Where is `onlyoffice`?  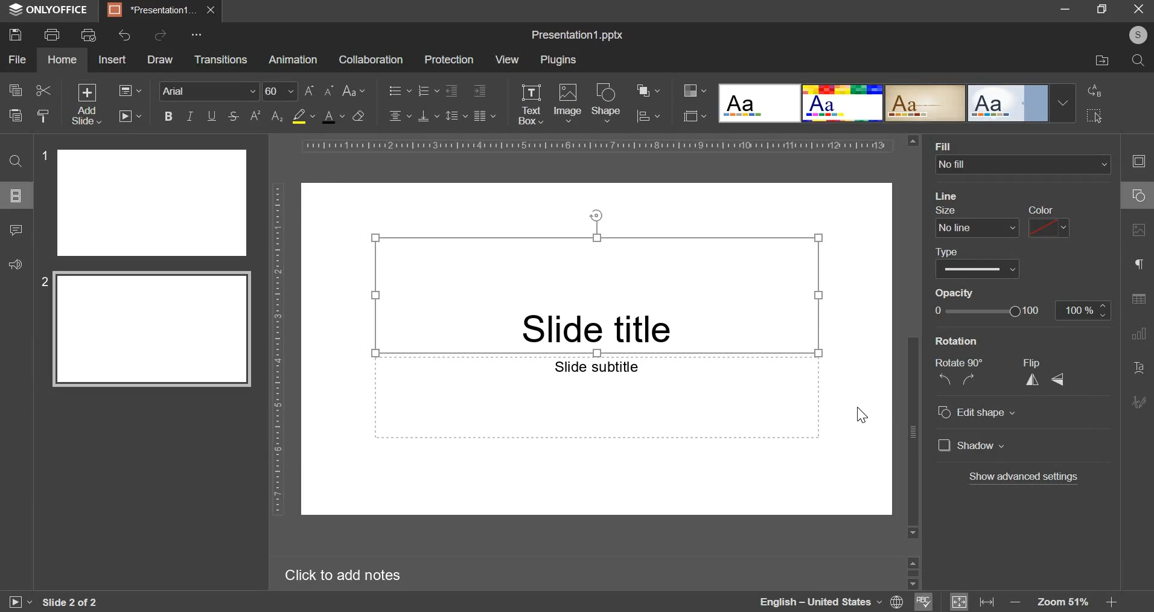 onlyoffice is located at coordinates (52, 10).